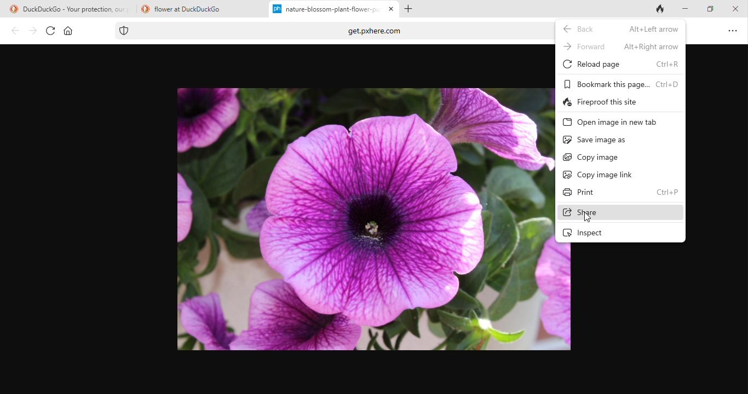 The height and width of the screenshot is (394, 748). I want to click on open image in new tab, so click(613, 123).